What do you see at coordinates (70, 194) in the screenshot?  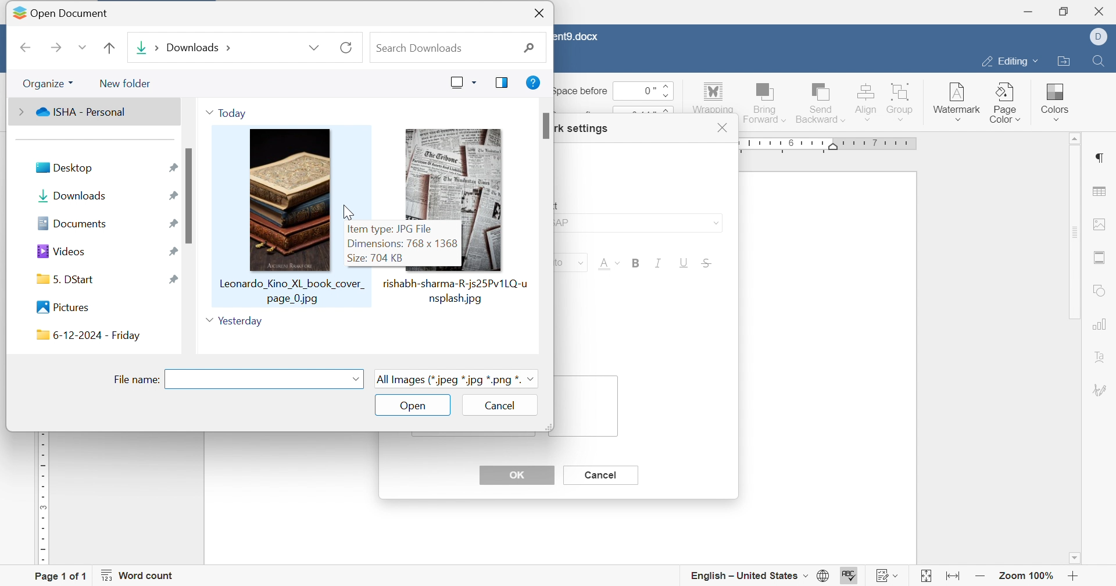 I see `downloads` at bounding box center [70, 194].